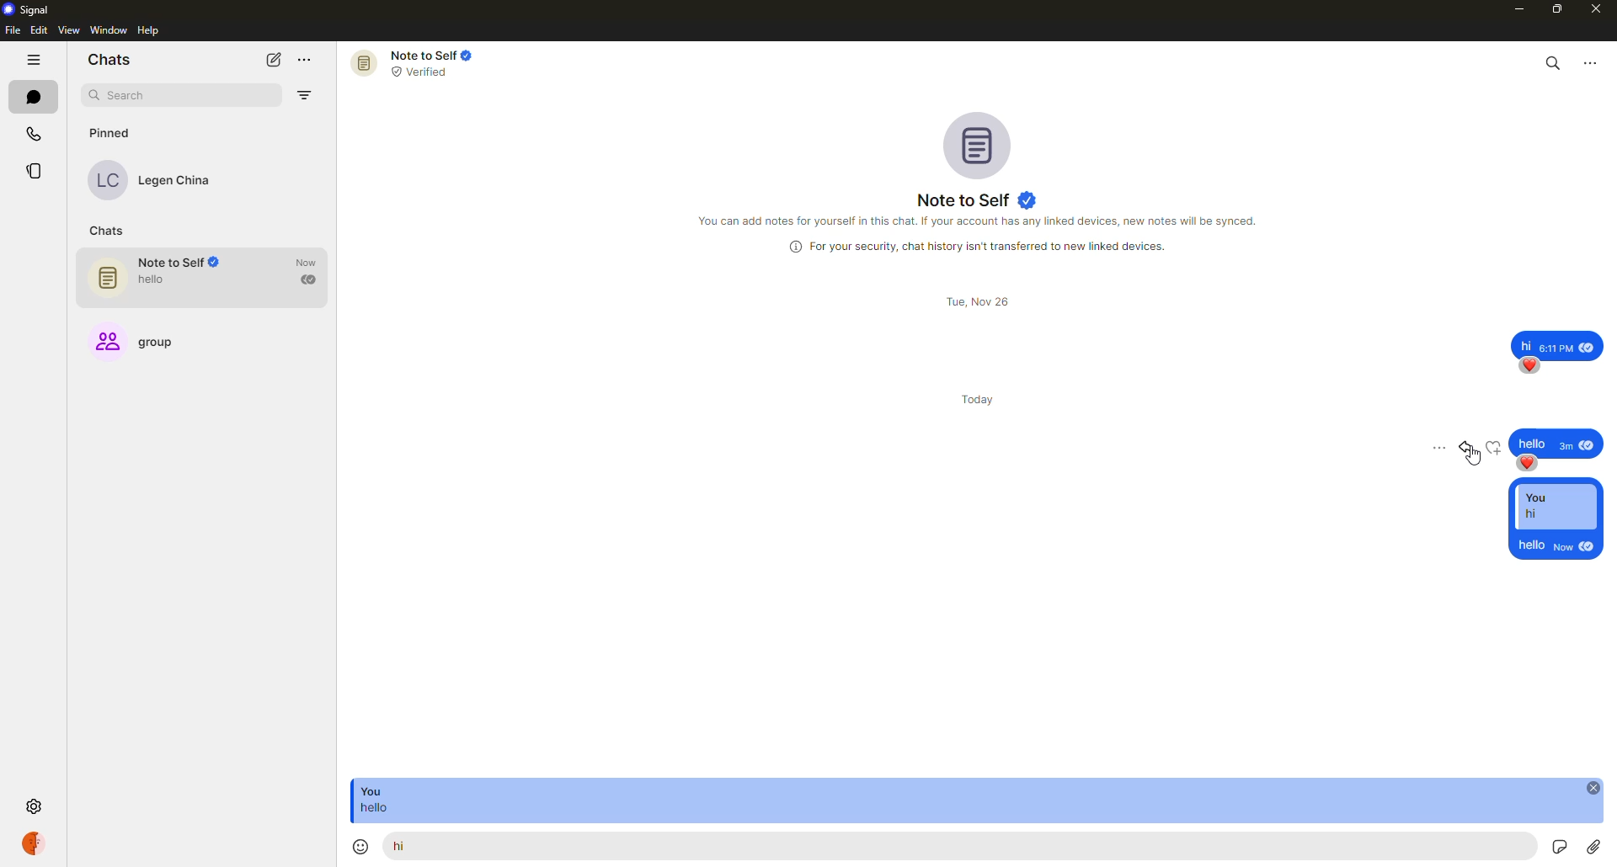 This screenshot has width=1617, height=867. I want to click on info, so click(983, 221).